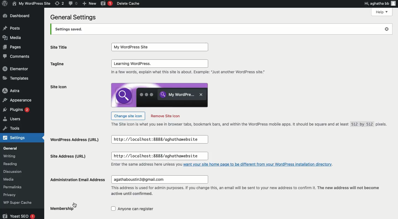 This screenshot has height=219, width=398. Describe the element at coordinates (245, 192) in the screenshot. I see `‘This address Is used for admin purposes. If you change this, an email will be sent to your new address to confirm it. The new address will not become
active until confirmed.` at that location.